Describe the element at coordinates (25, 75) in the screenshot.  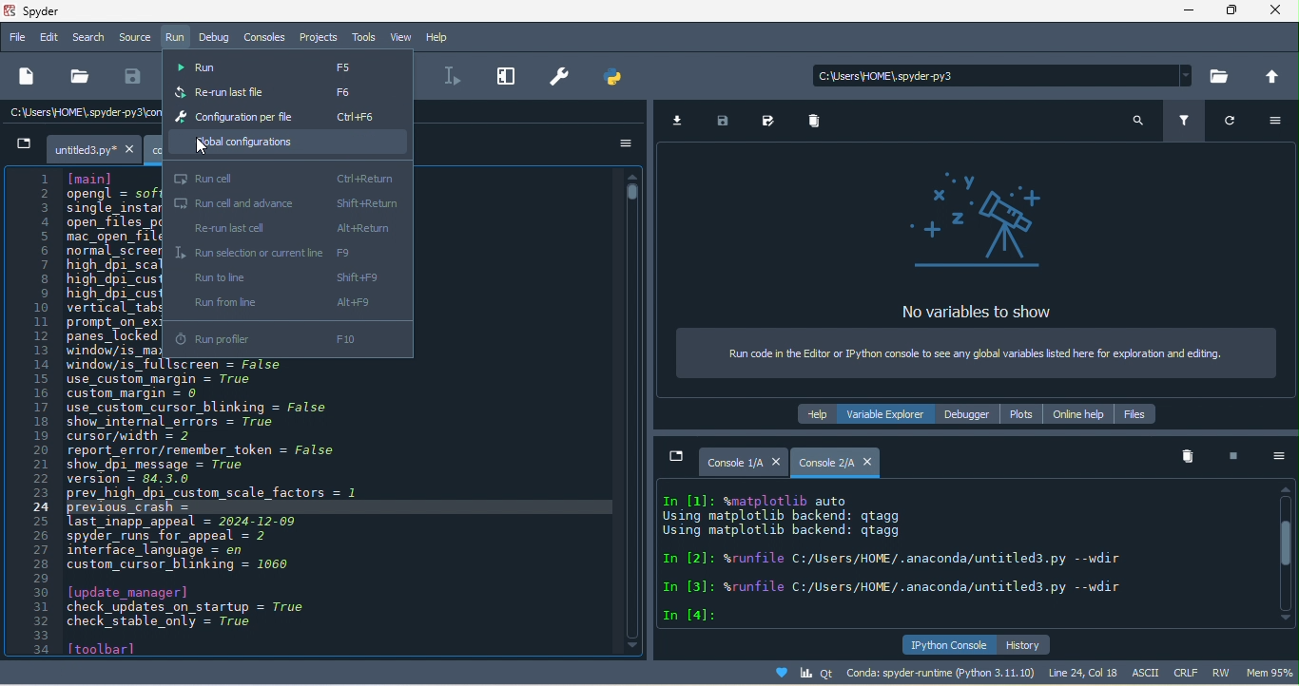
I see `new` at that location.